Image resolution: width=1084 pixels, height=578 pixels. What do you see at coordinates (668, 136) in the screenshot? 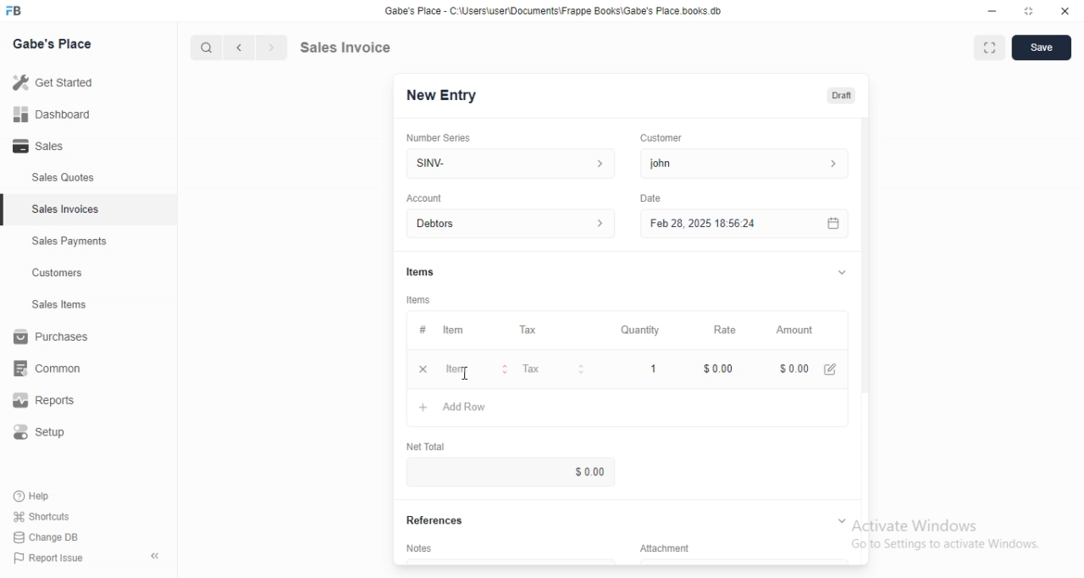
I see `Customer` at bounding box center [668, 136].